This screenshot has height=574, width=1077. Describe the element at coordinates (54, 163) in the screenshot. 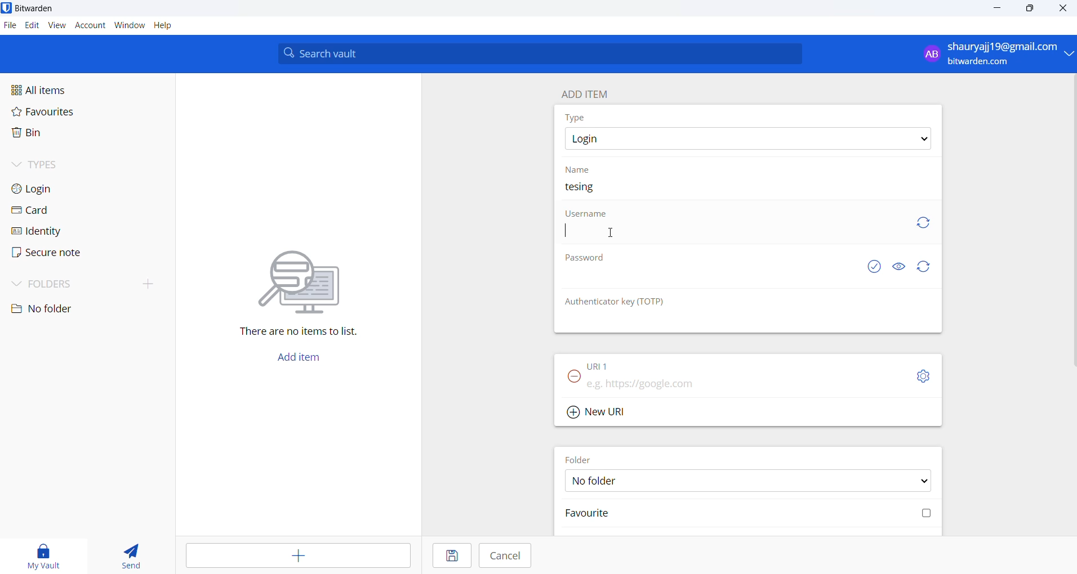

I see `Types` at that location.